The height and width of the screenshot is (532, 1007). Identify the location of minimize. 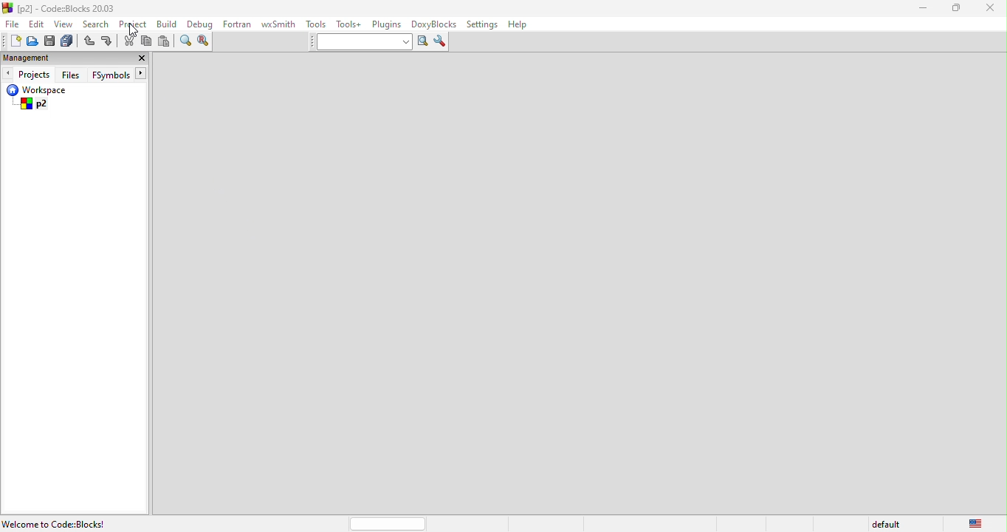
(923, 10).